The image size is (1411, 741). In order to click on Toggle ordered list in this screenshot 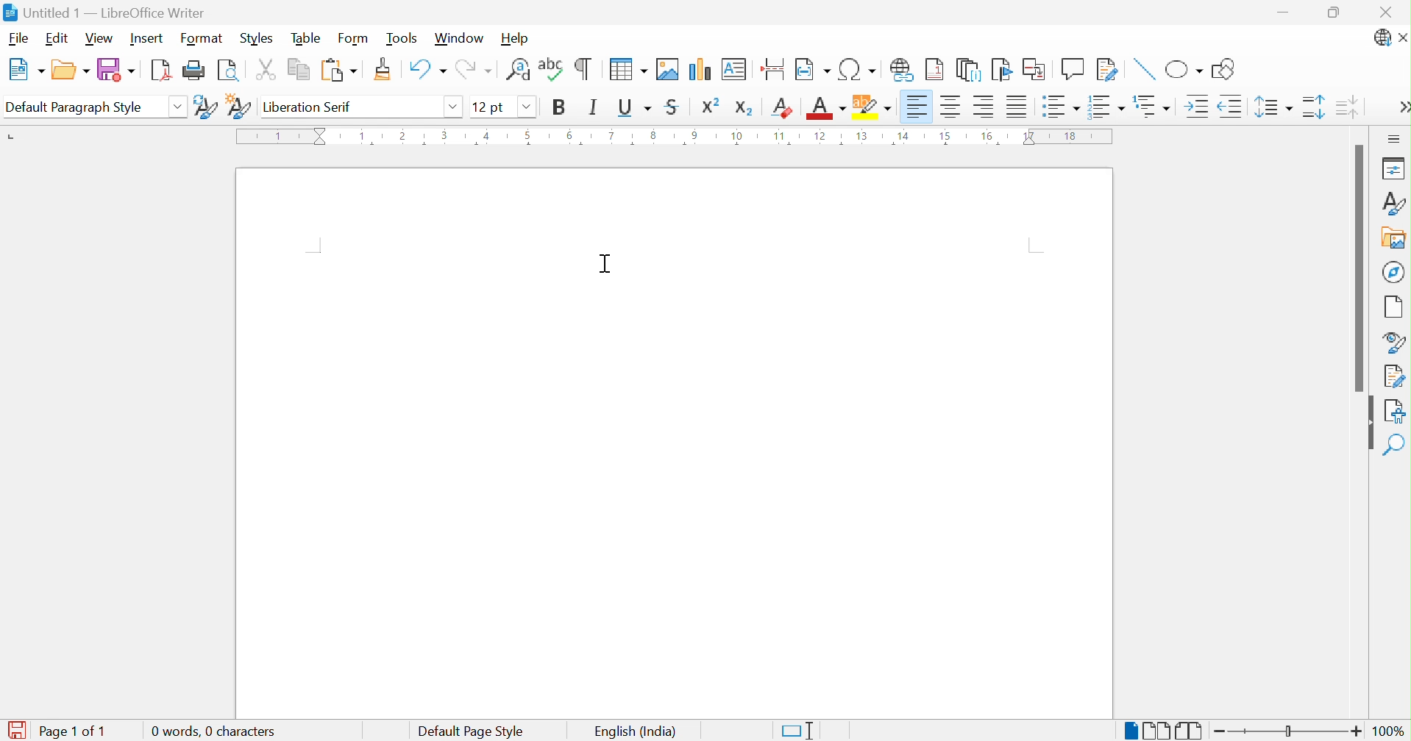, I will do `click(1108, 106)`.